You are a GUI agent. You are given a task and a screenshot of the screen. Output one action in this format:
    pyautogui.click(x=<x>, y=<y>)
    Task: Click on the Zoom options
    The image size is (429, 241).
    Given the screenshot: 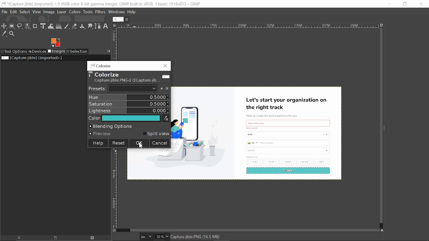 What is the action you would take?
    pyautogui.click(x=167, y=236)
    